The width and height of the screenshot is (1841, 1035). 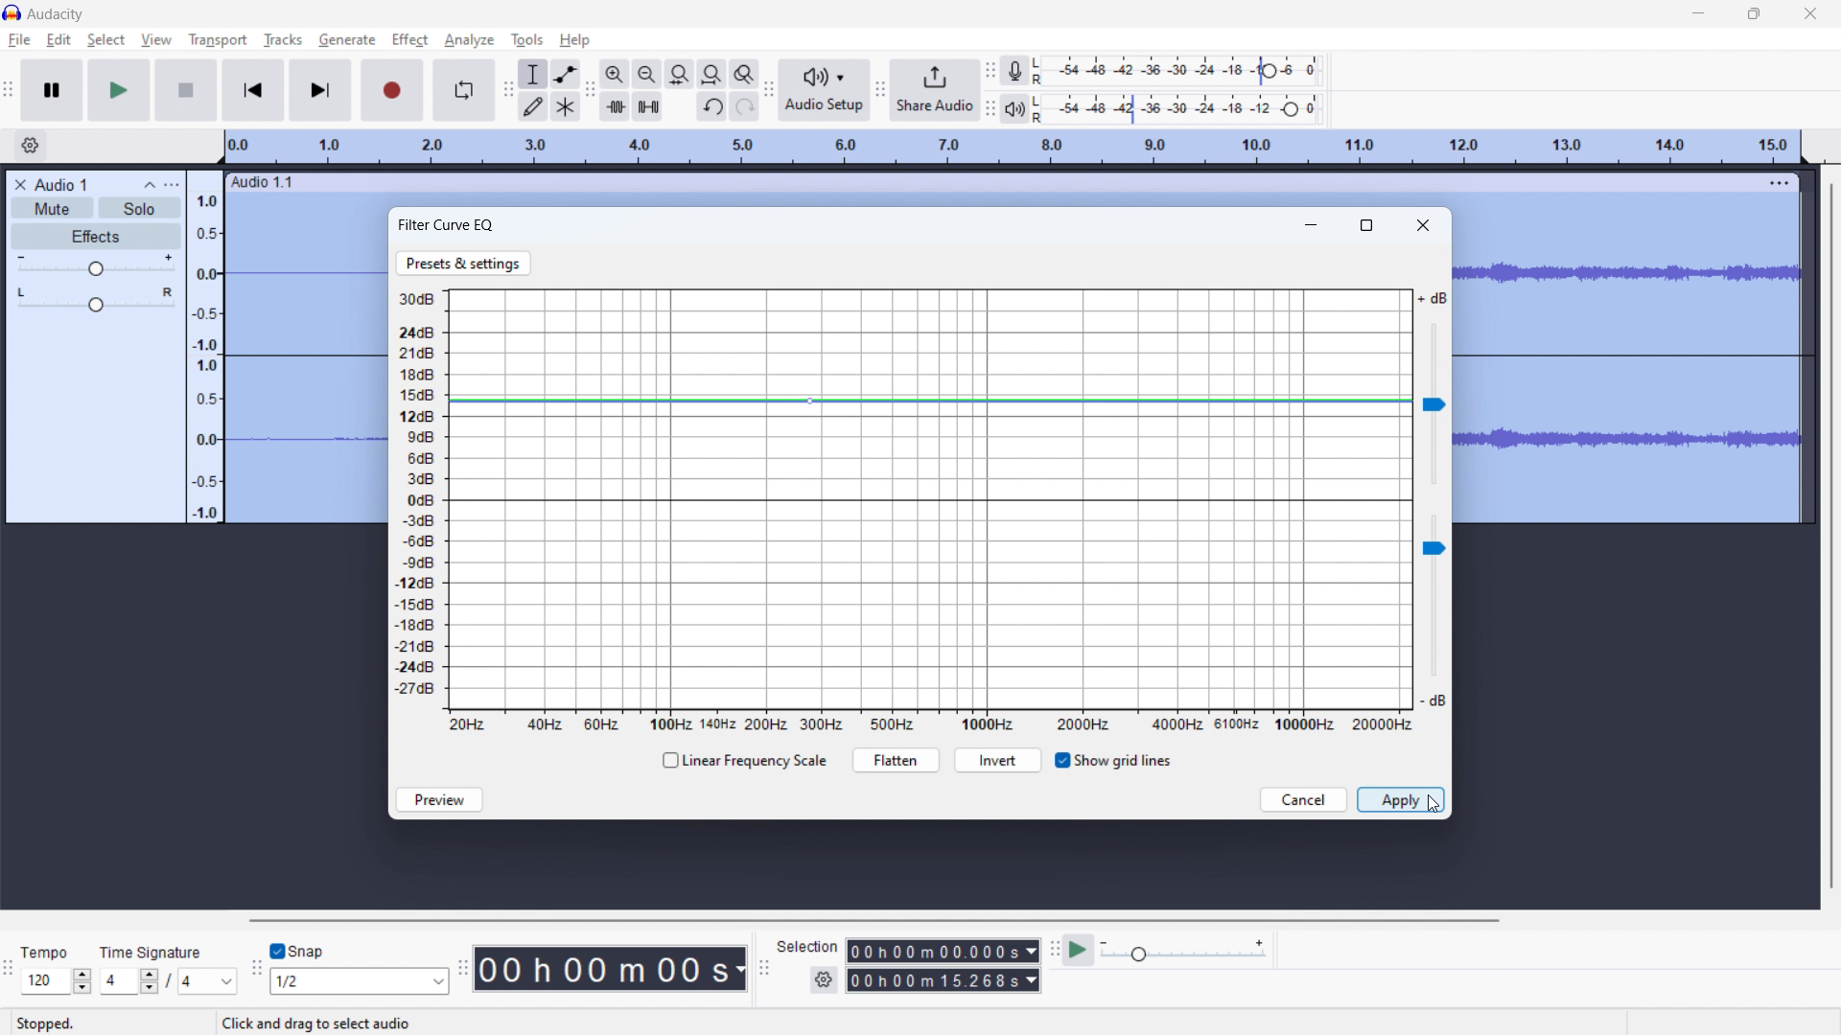 What do you see at coordinates (1434, 805) in the screenshot?
I see `cursor` at bounding box center [1434, 805].